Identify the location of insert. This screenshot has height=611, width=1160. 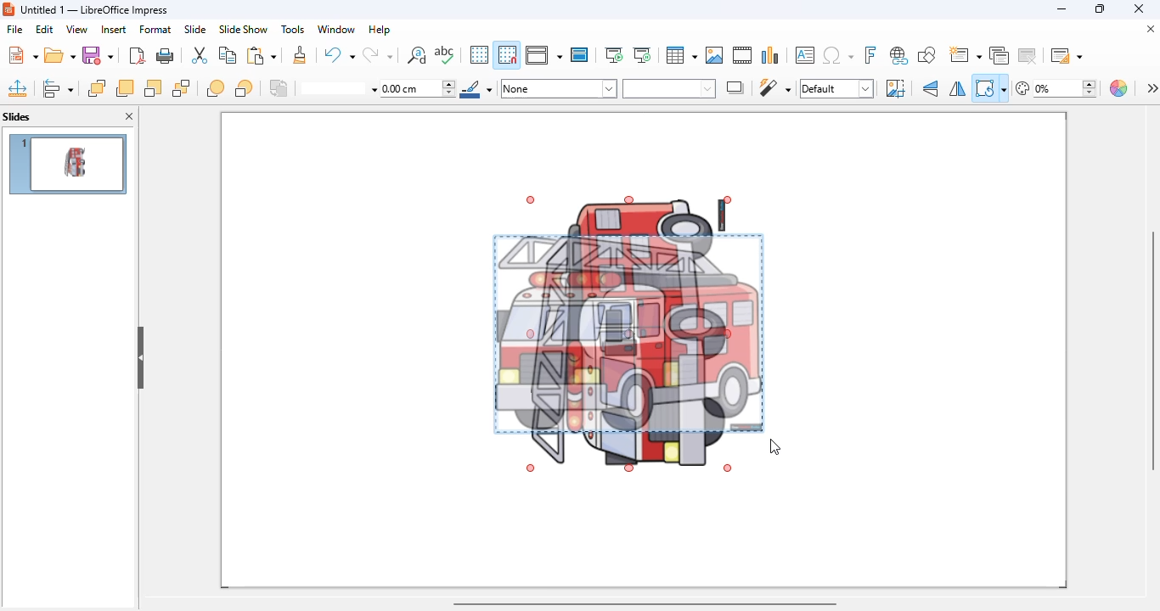
(114, 30).